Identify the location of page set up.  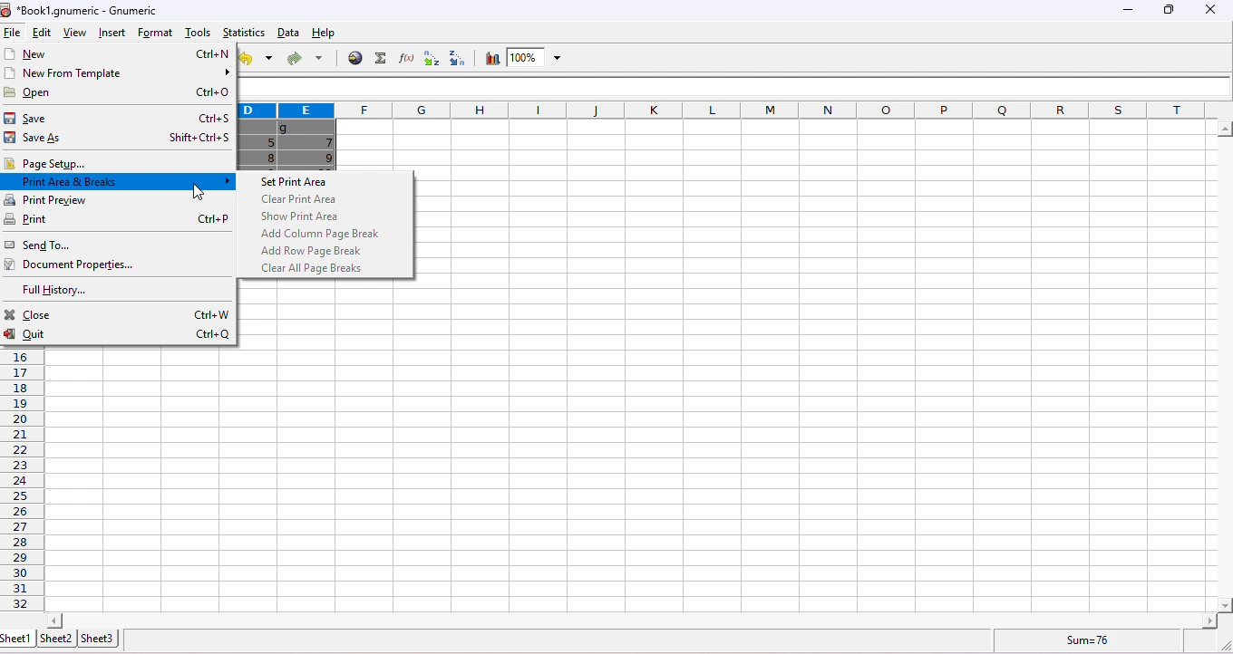
(117, 163).